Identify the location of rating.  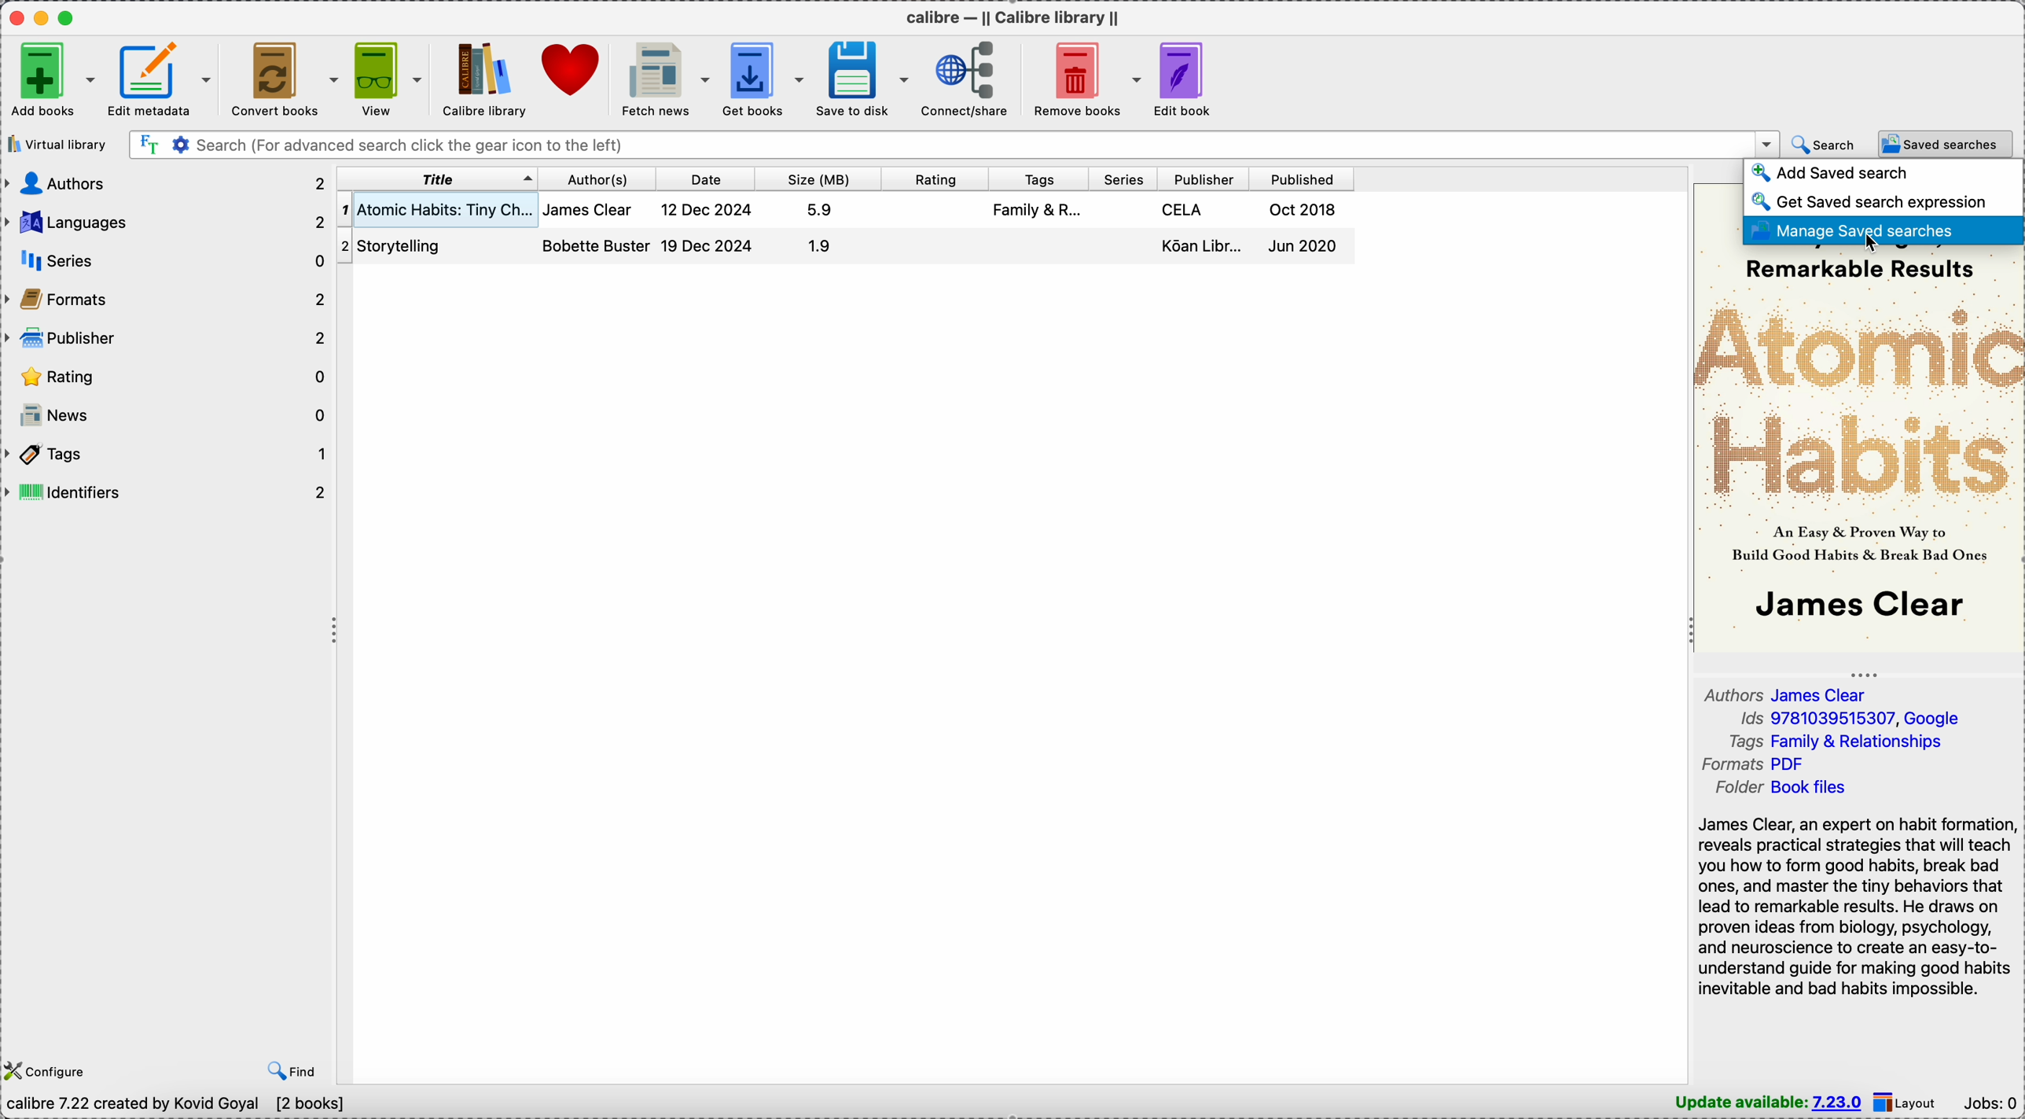
(932, 179).